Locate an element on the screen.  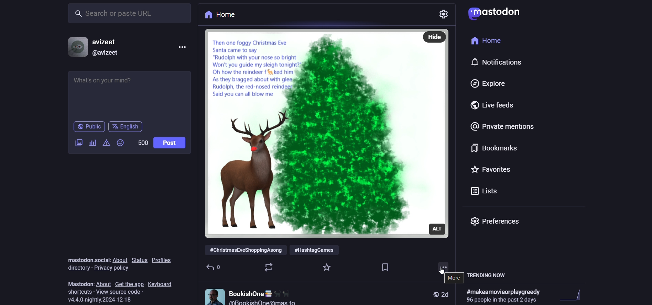
What's on your mind? is located at coordinates (128, 94).